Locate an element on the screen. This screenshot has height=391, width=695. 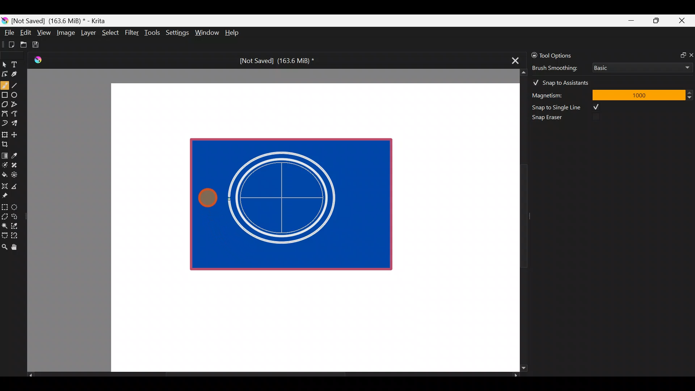
Smart patch tool is located at coordinates (17, 165).